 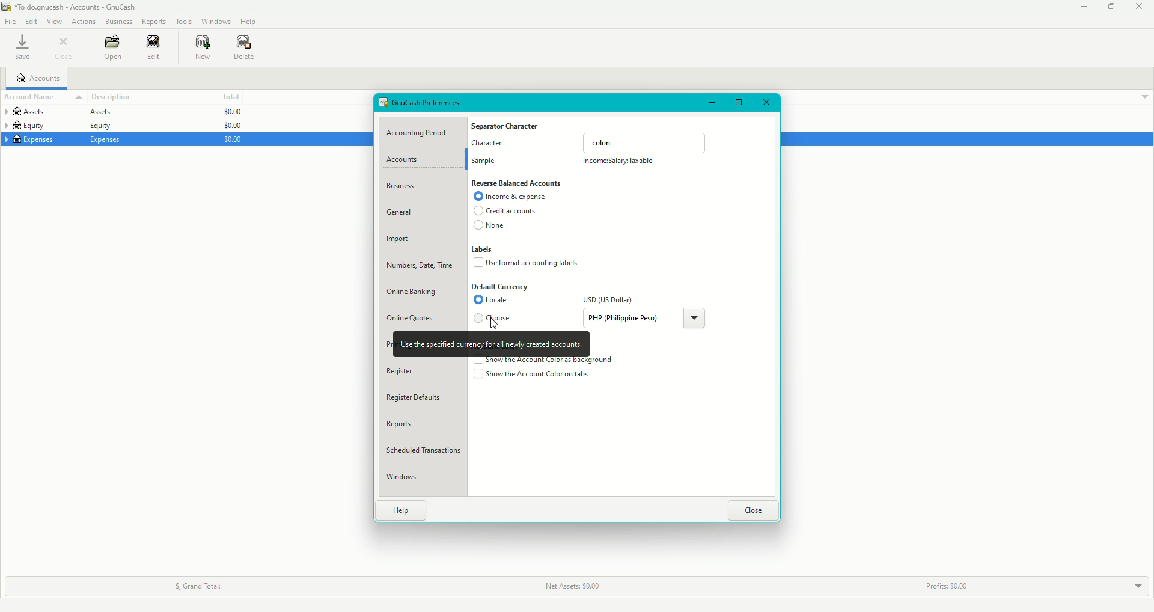 What do you see at coordinates (155, 21) in the screenshot?
I see `Reports` at bounding box center [155, 21].